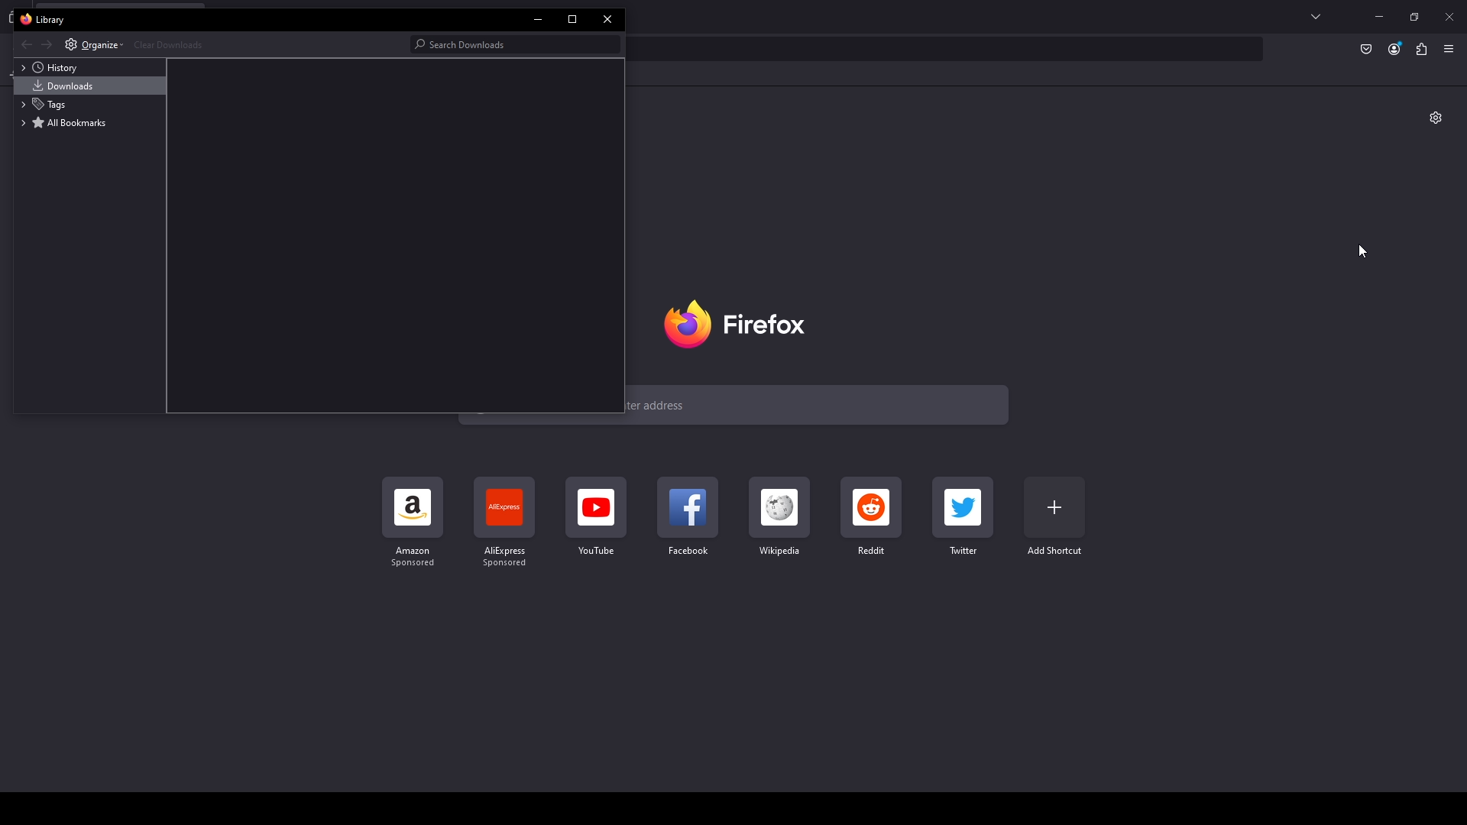 Image resolution: width=1467 pixels, height=825 pixels. I want to click on Youtube, so click(596, 518).